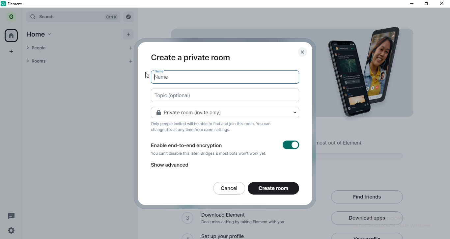 This screenshot has width=450, height=239. I want to click on Enable end to end encryption, so click(225, 150).